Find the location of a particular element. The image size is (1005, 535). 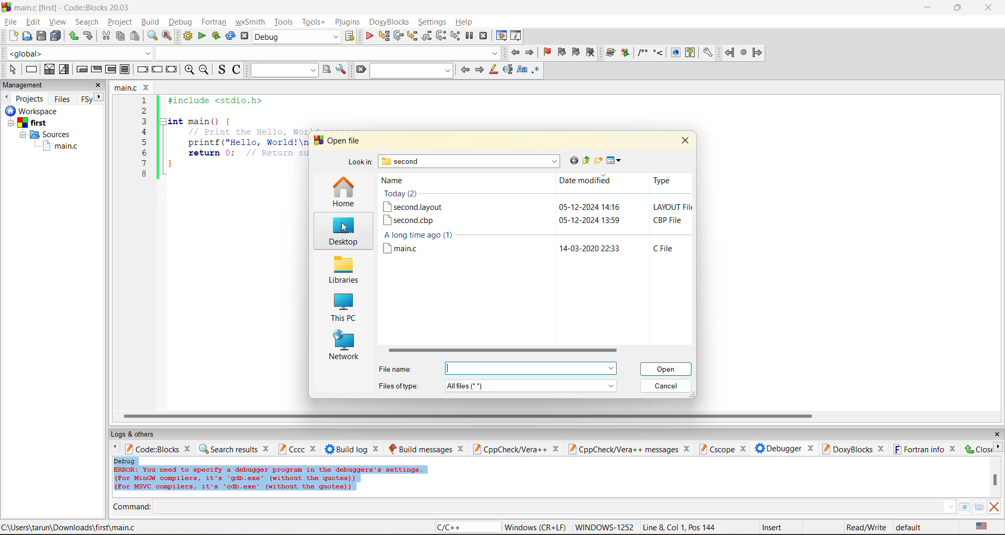

match case is located at coordinates (521, 70).